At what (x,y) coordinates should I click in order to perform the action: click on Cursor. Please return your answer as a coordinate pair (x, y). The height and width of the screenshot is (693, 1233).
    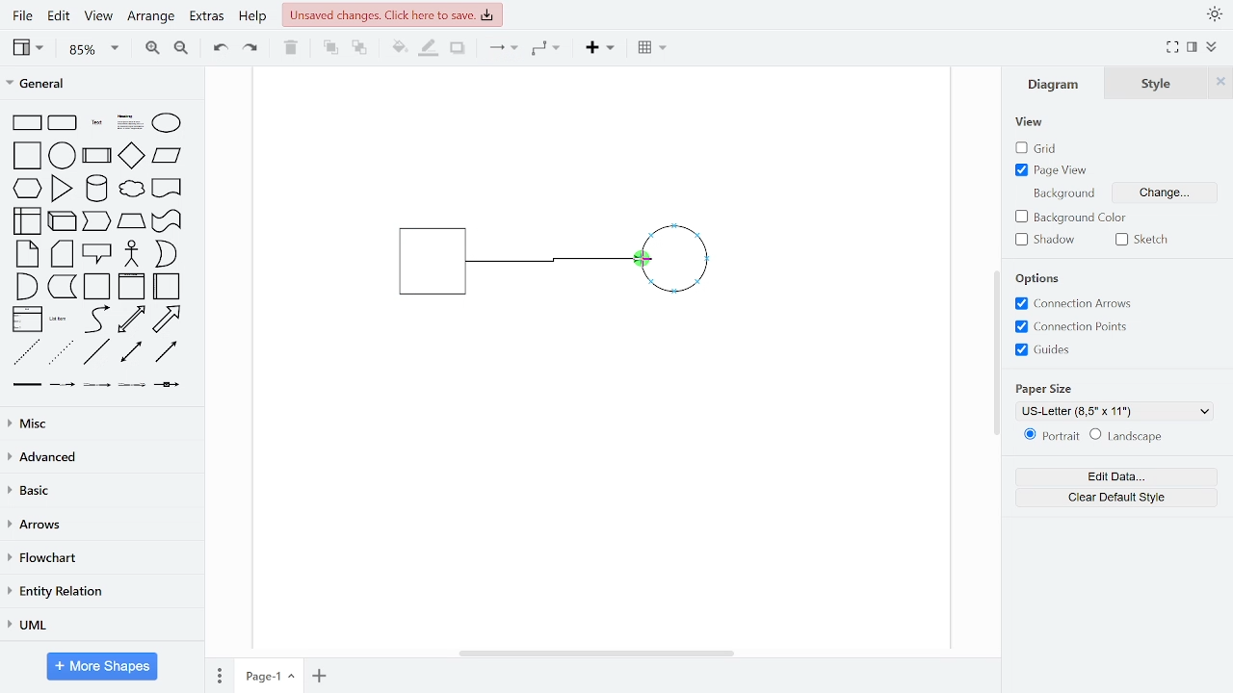
    Looking at the image, I should click on (643, 262).